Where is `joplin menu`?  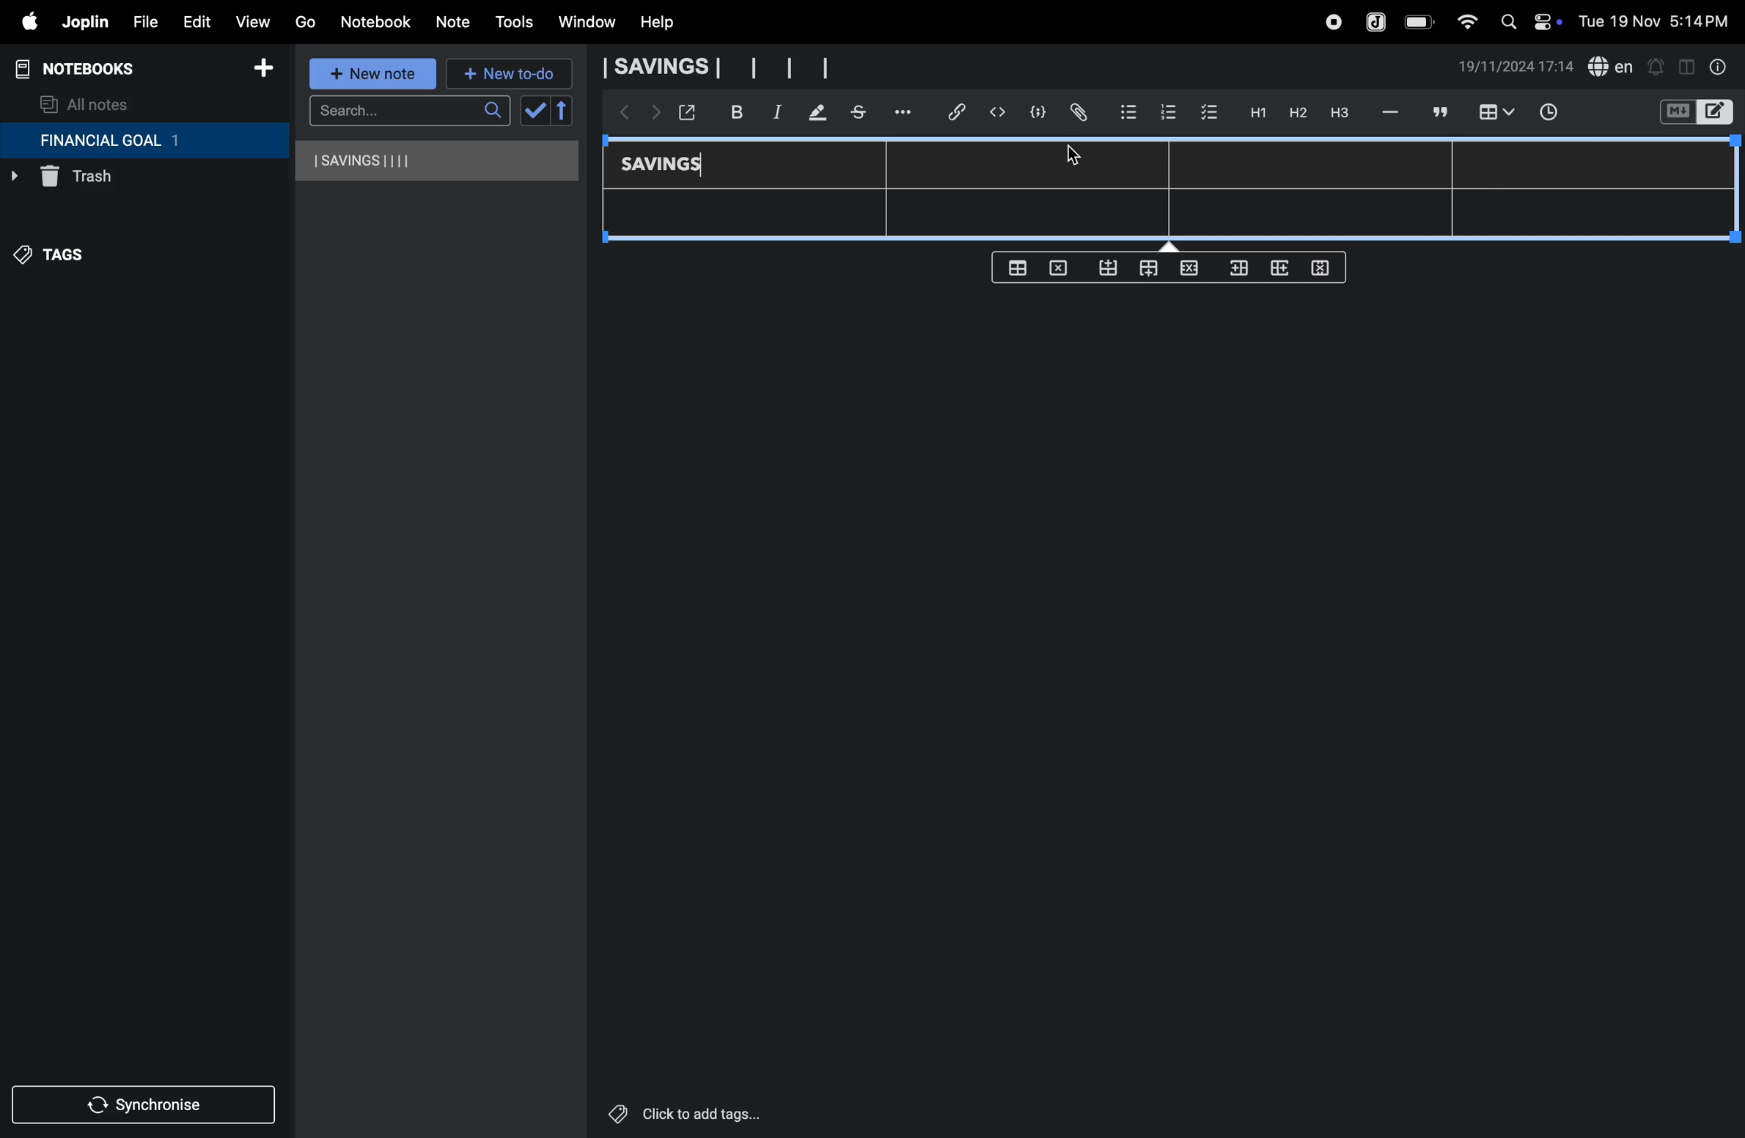 joplin menu is located at coordinates (82, 22).